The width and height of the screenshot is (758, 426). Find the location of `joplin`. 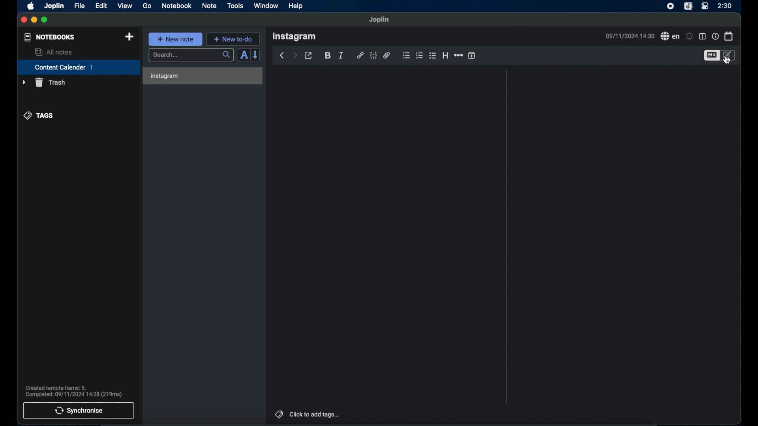

joplin is located at coordinates (54, 6).